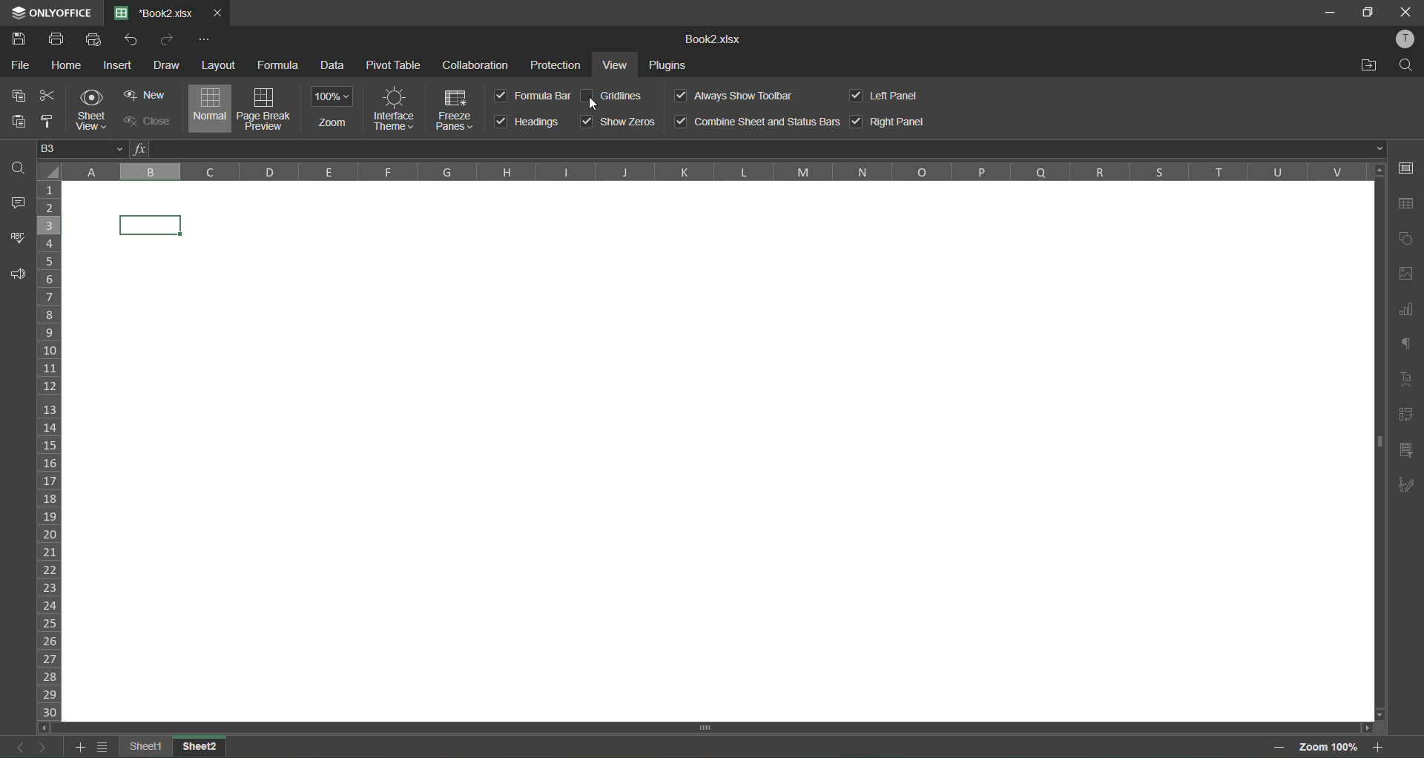  Describe the element at coordinates (892, 96) in the screenshot. I see `left panel` at that location.